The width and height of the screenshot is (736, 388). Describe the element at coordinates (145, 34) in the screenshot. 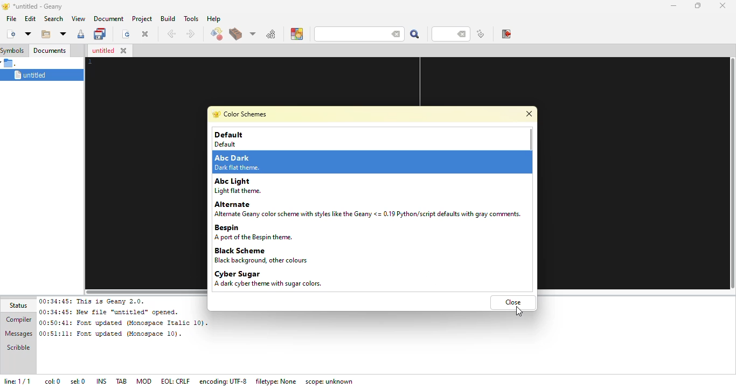

I see `close` at that location.